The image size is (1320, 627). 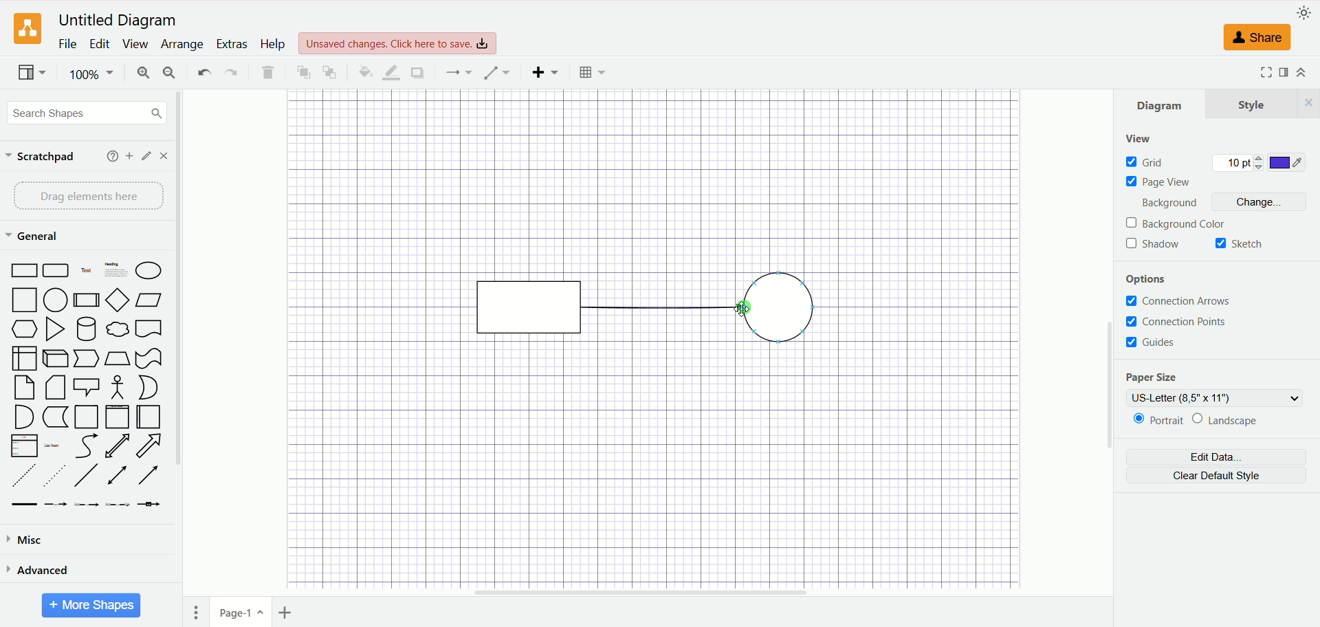 What do you see at coordinates (1216, 476) in the screenshot?
I see `clear default style` at bounding box center [1216, 476].